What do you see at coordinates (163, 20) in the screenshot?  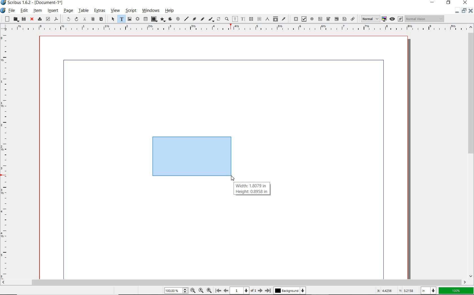 I see `polygon` at bounding box center [163, 20].